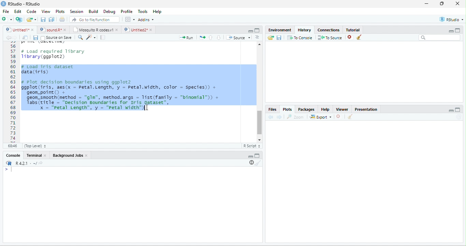 This screenshot has width=466, height=246. What do you see at coordinates (47, 69) in the screenshot?
I see `# Load iris dataset data(iris)` at bounding box center [47, 69].